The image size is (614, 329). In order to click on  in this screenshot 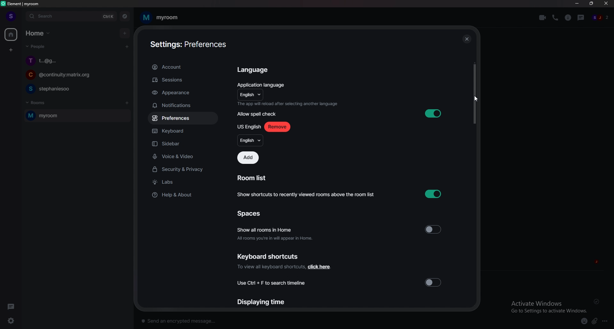, I will do `click(467, 39)`.